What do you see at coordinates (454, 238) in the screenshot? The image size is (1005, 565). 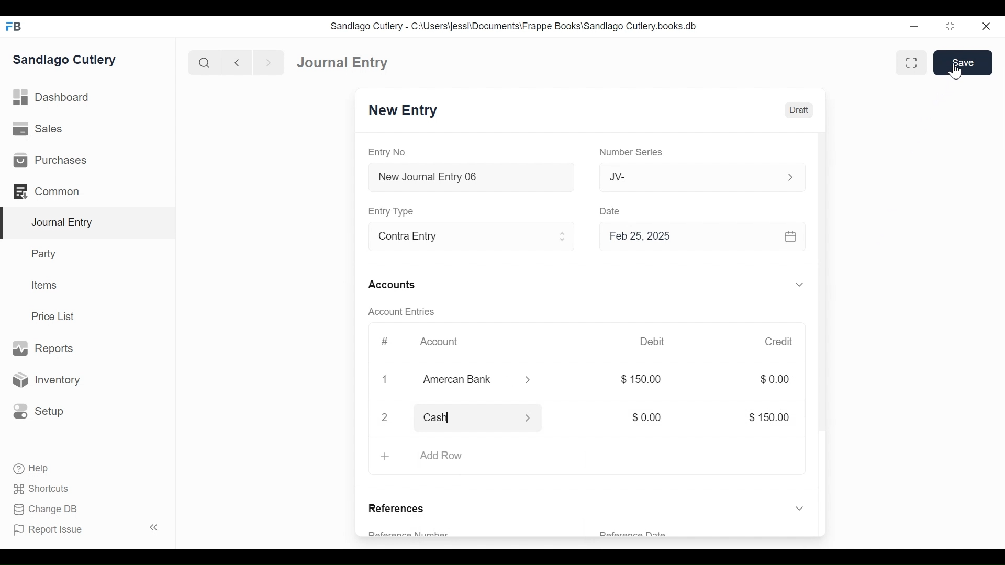 I see `Contra Entry` at bounding box center [454, 238].